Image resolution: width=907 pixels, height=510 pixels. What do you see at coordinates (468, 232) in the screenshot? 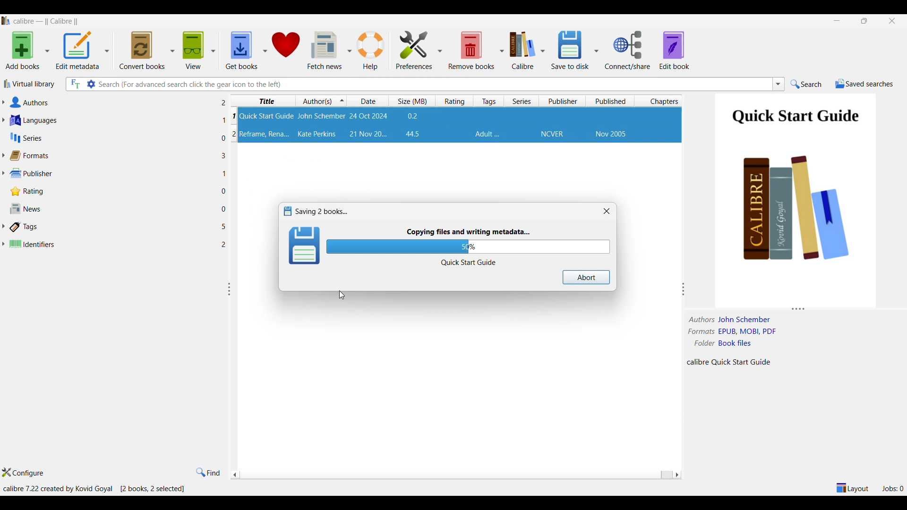
I see `Current action being performed` at bounding box center [468, 232].